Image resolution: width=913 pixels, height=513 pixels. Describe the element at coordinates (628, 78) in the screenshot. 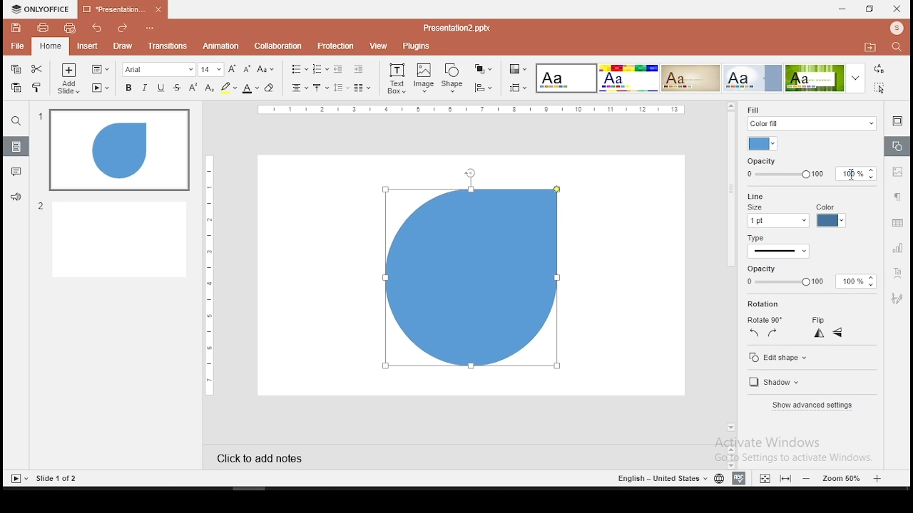

I see `theme` at that location.